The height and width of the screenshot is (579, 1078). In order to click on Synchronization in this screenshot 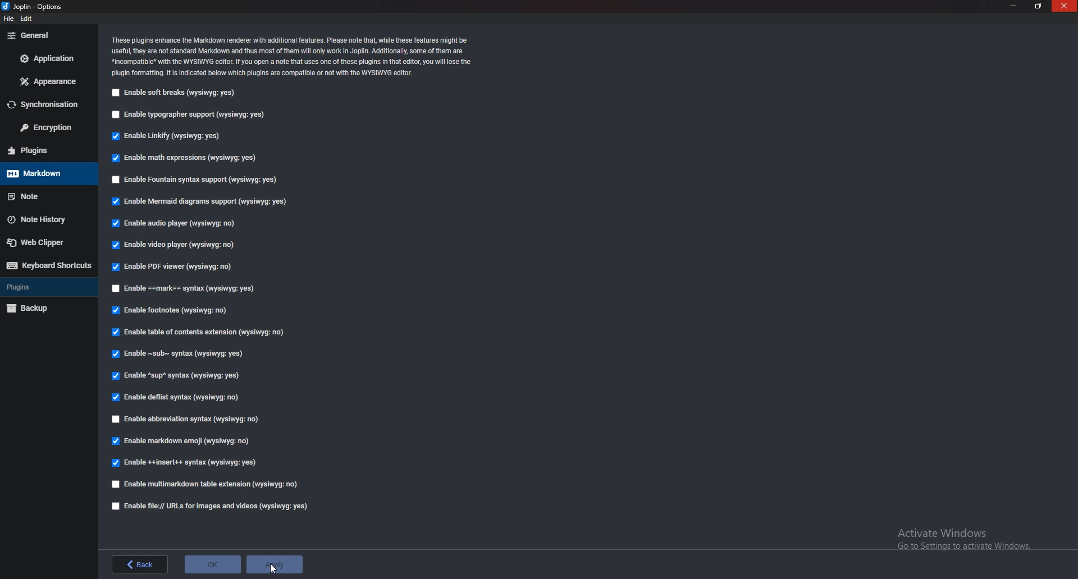, I will do `click(47, 105)`.